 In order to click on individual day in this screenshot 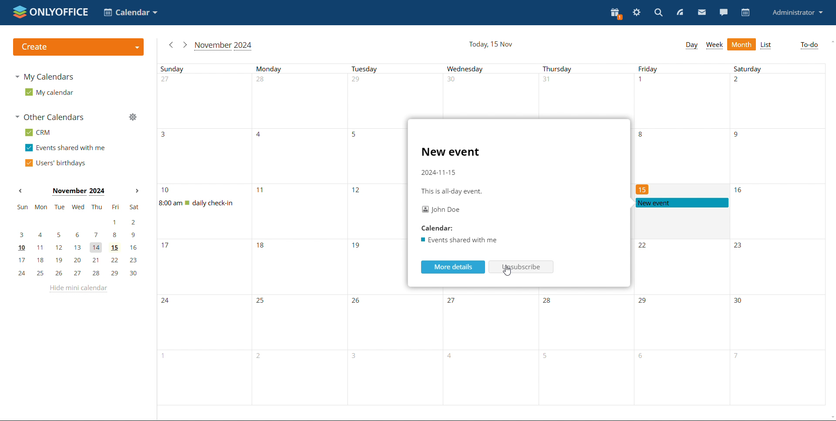, I will do `click(777, 69)`.